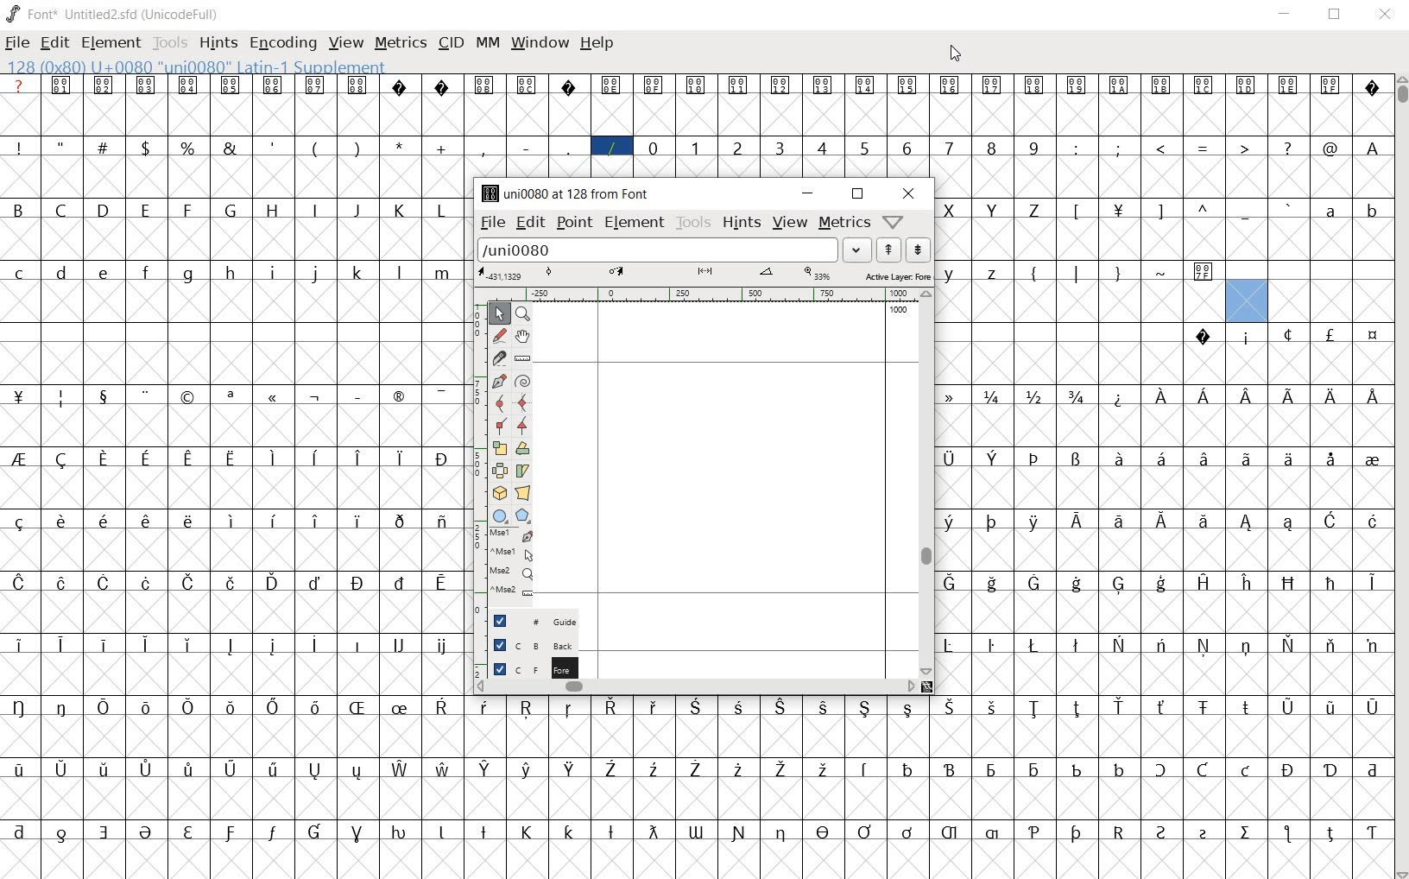  I want to click on scrollbar, so click(694, 688).